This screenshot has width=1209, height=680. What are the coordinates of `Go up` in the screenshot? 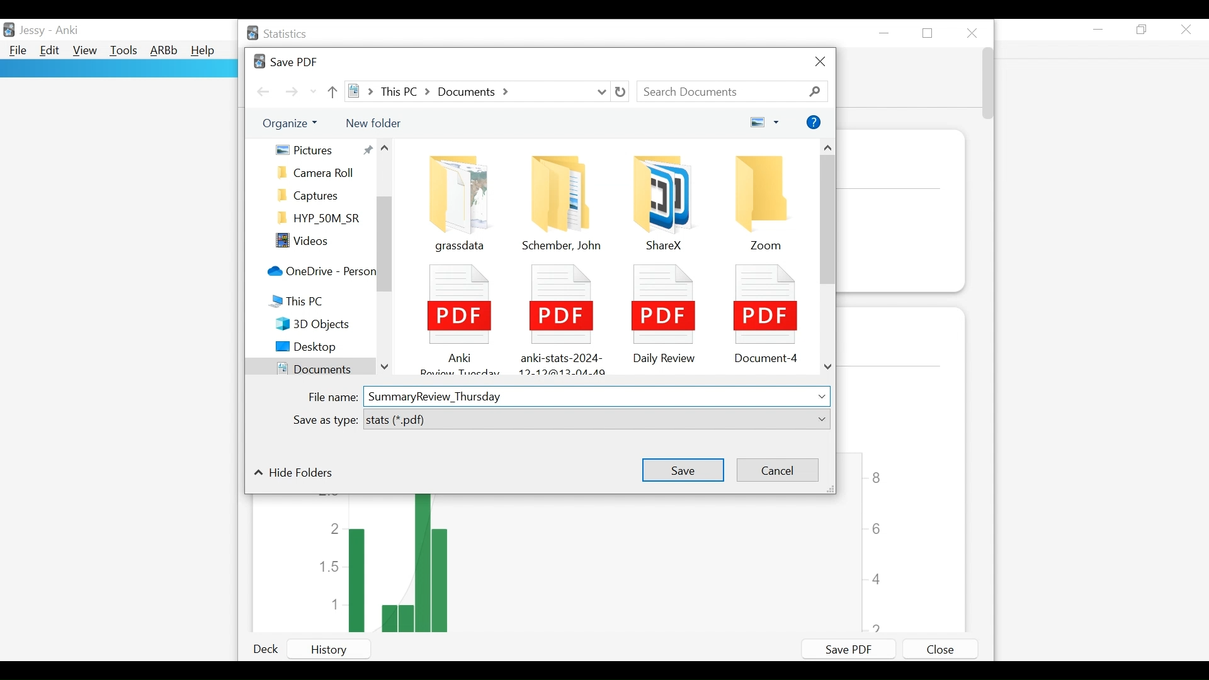 It's located at (334, 91).